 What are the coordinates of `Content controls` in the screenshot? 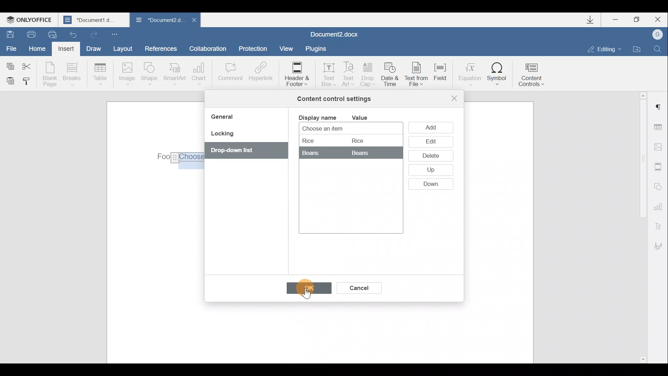 It's located at (534, 72).